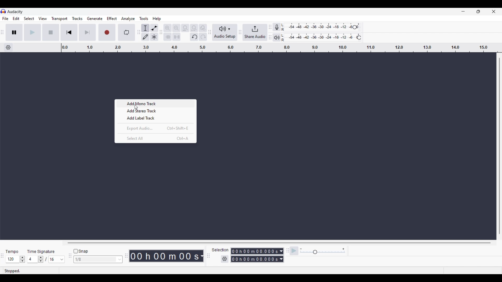 The image size is (502, 282). Describe the element at coordinates (107, 32) in the screenshot. I see `Record/Record new track` at that location.